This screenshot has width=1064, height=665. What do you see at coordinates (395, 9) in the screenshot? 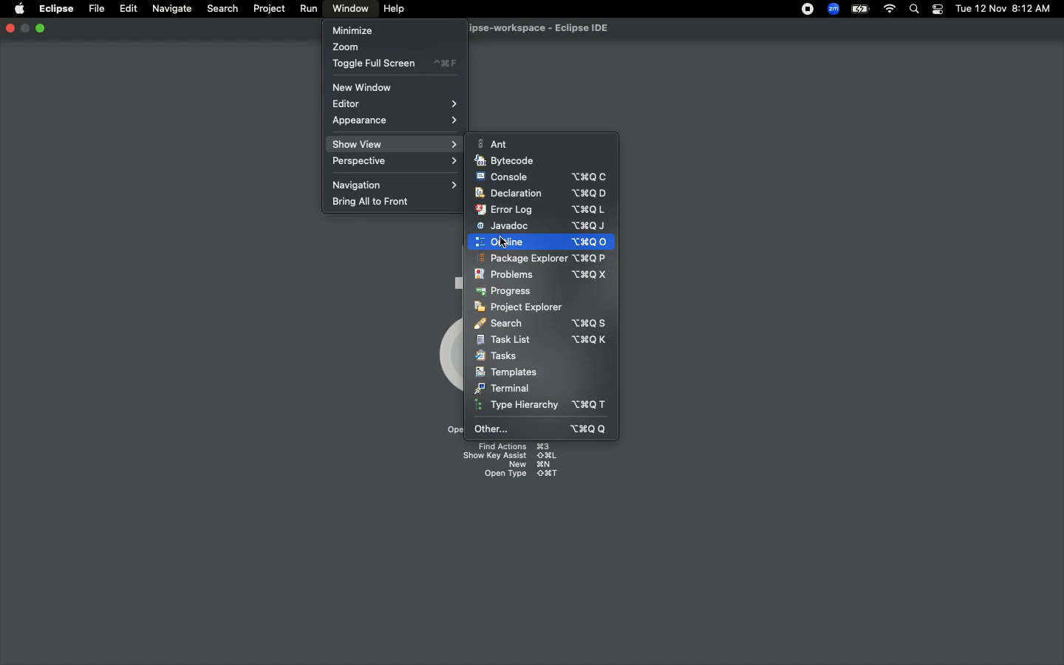
I see `Help` at bounding box center [395, 9].